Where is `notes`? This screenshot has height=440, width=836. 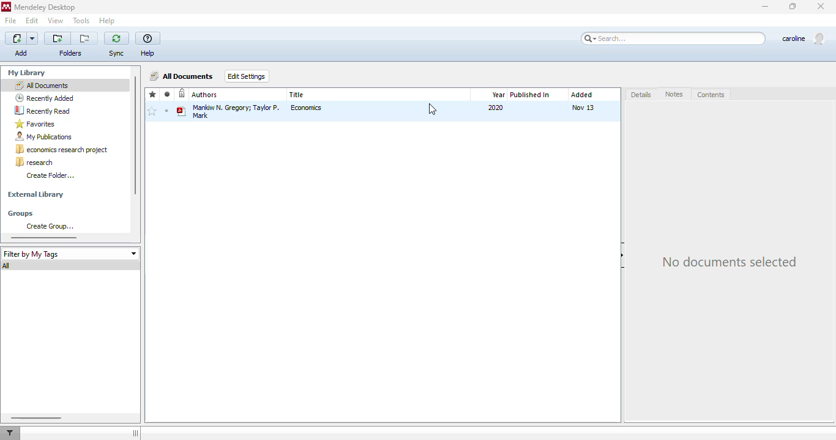
notes is located at coordinates (675, 95).